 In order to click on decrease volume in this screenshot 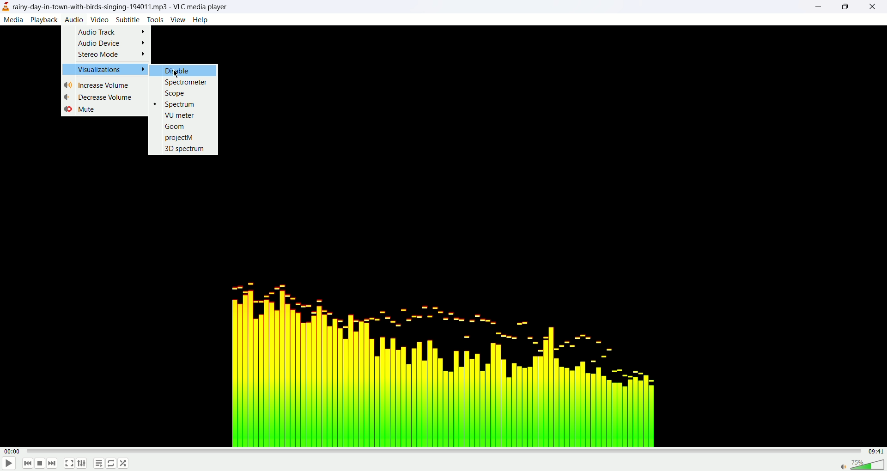, I will do `click(105, 97)`.